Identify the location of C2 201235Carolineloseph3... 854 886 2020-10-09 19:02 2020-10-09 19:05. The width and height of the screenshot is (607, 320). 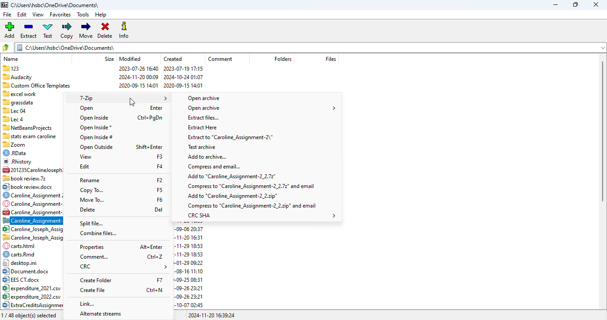
(32, 169).